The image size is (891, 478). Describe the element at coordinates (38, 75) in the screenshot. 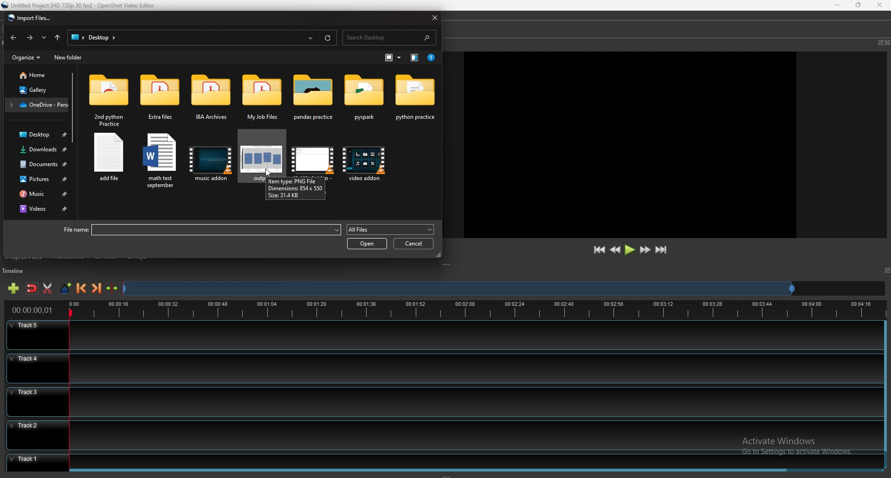

I see `home` at that location.